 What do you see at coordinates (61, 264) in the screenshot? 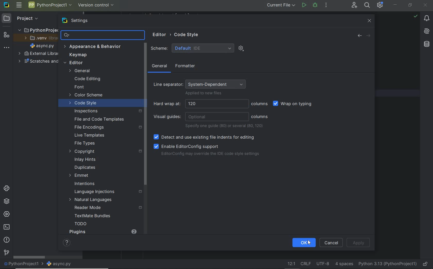
I see `file name` at bounding box center [61, 264].